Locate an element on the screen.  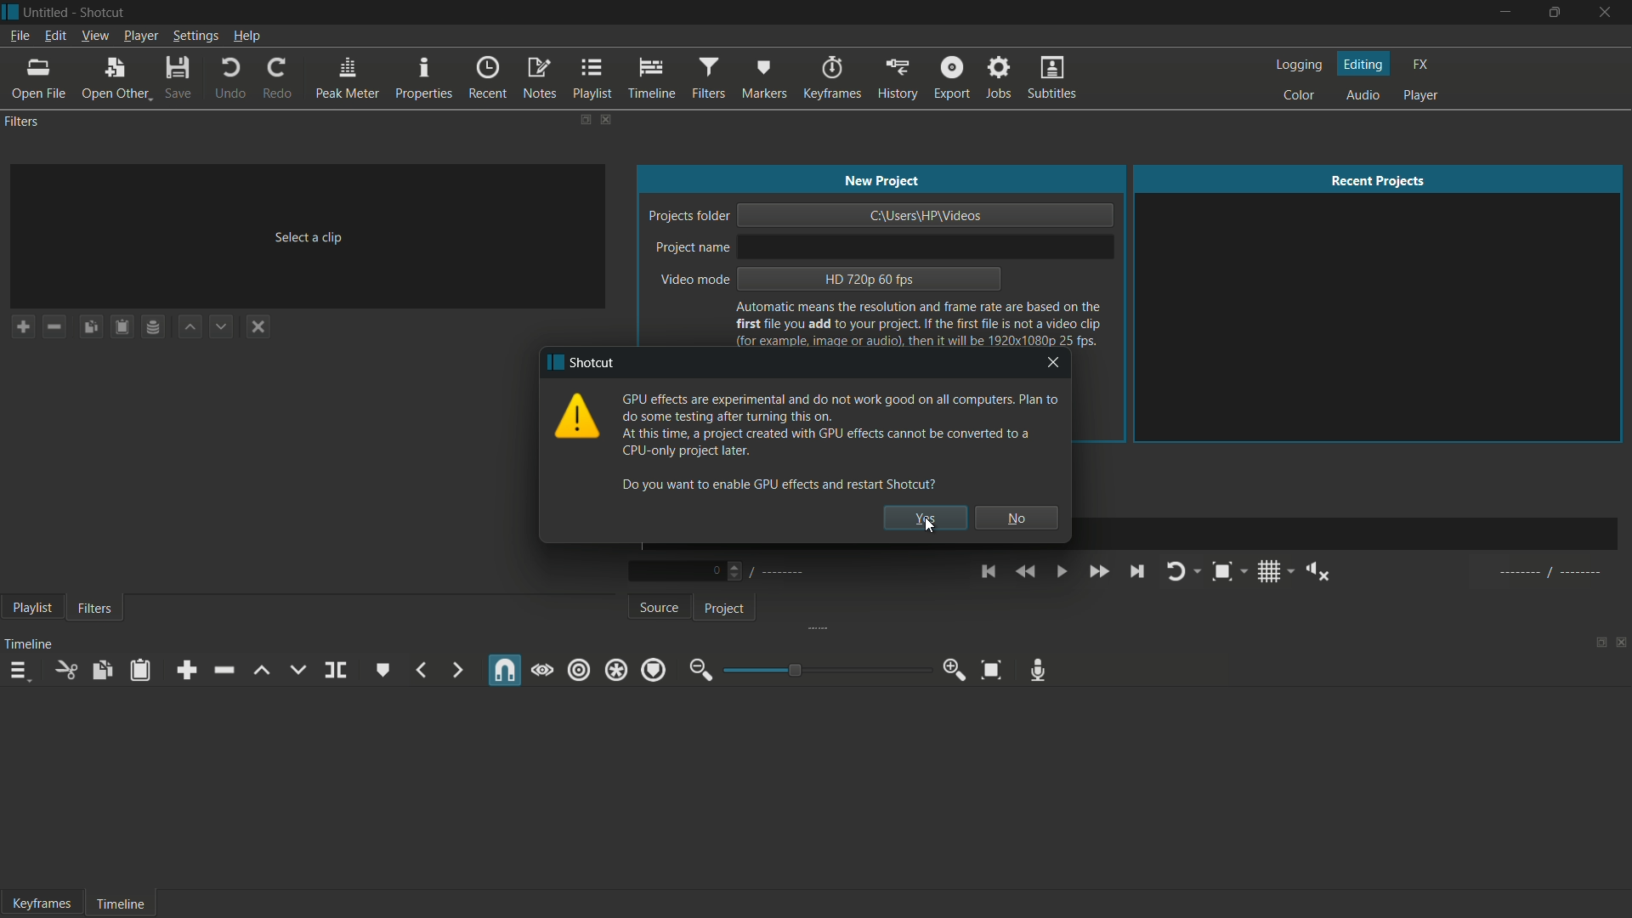
export is located at coordinates (953, 78).